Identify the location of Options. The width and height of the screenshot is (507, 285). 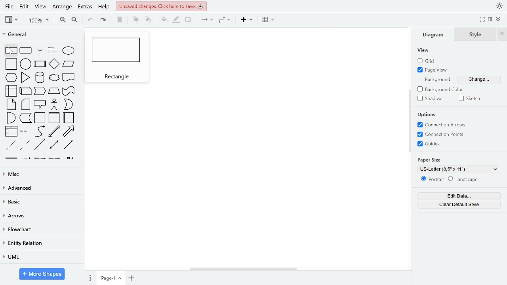
(431, 113).